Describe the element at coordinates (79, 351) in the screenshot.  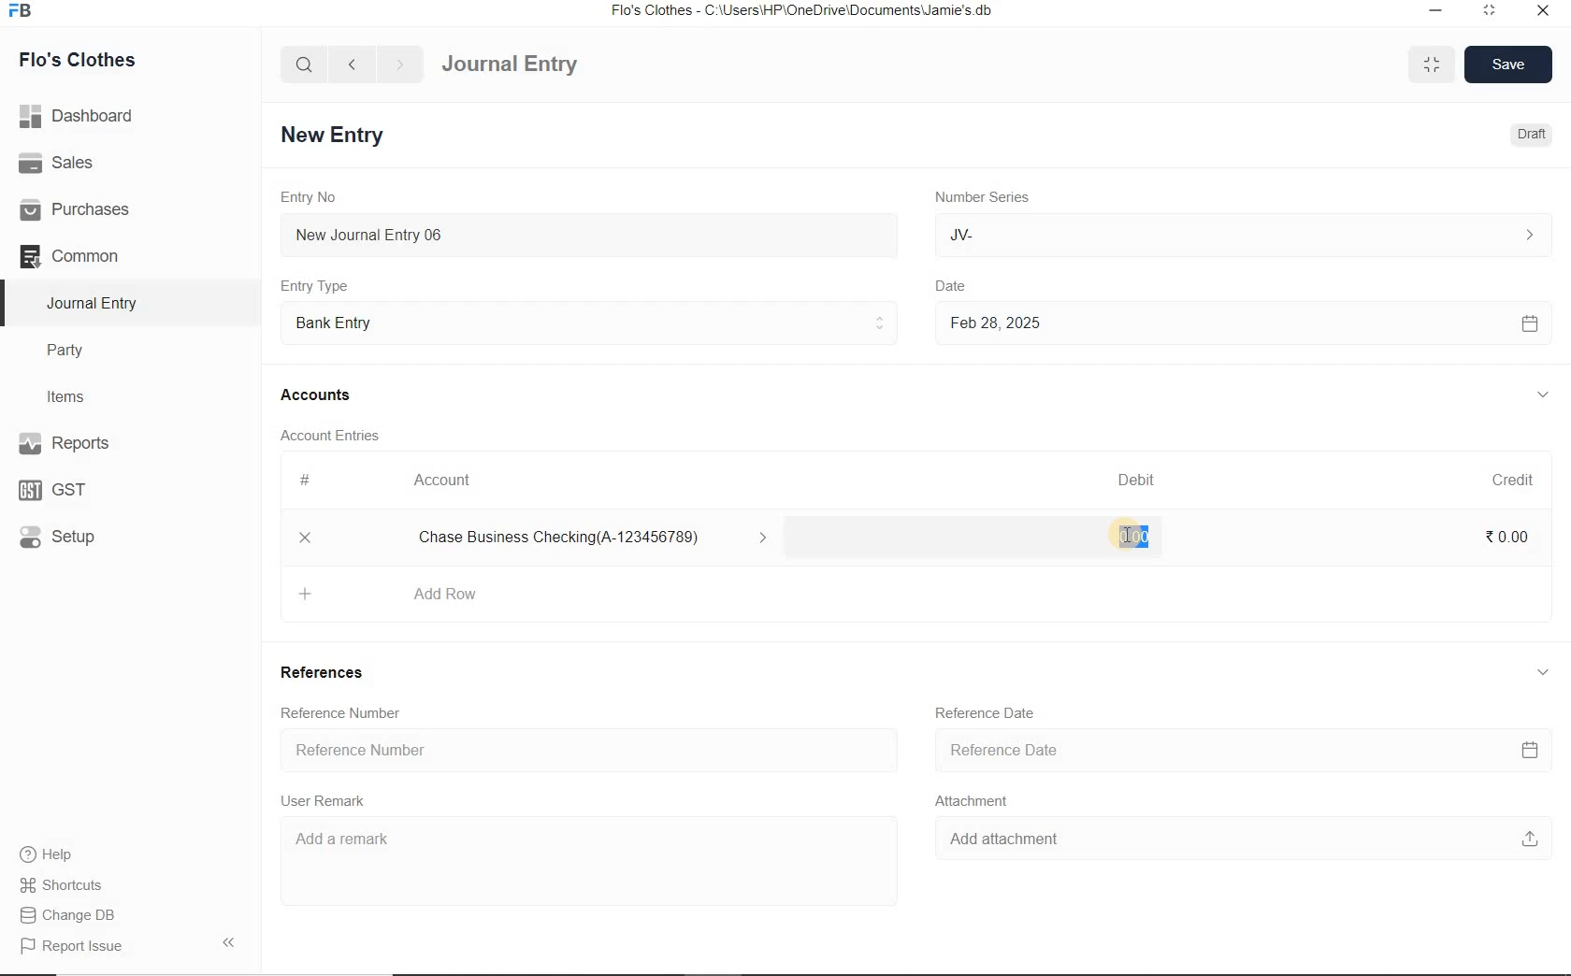
I see `Party` at that location.